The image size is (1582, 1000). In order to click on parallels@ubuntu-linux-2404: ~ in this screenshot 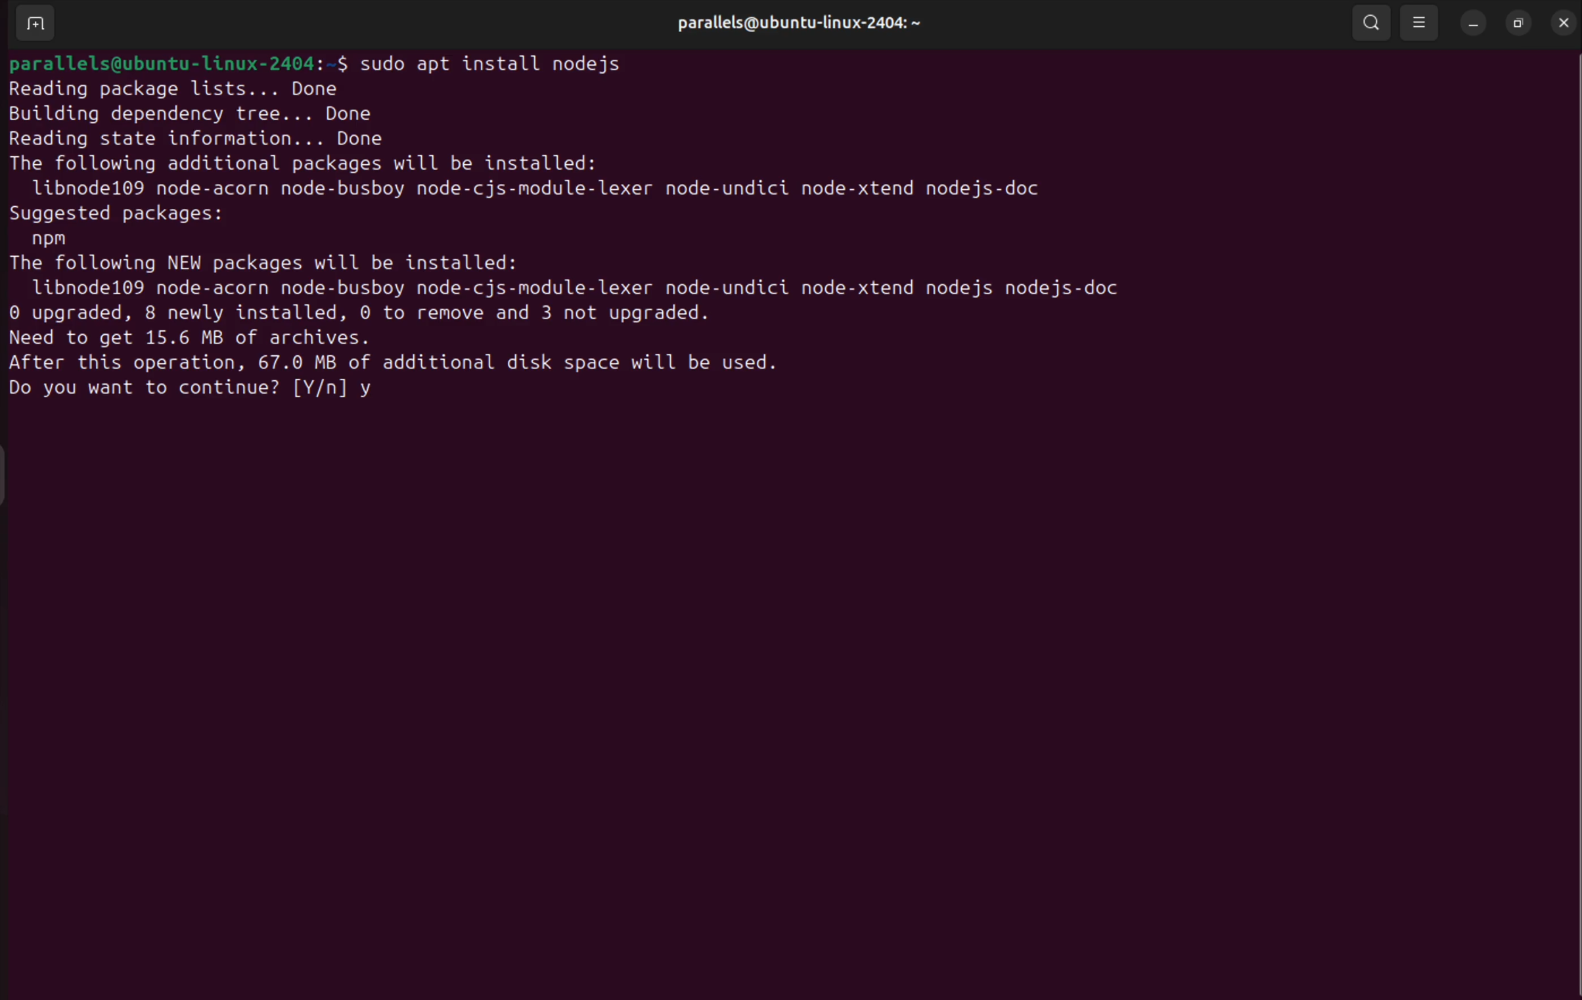, I will do `click(792, 26)`.